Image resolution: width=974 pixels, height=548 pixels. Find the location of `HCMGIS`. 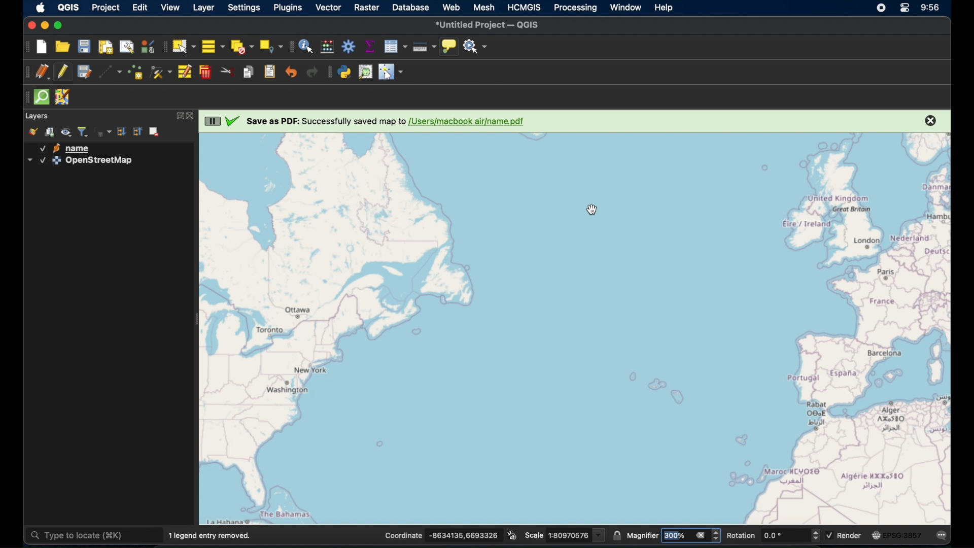

HCMGIS is located at coordinates (524, 7).